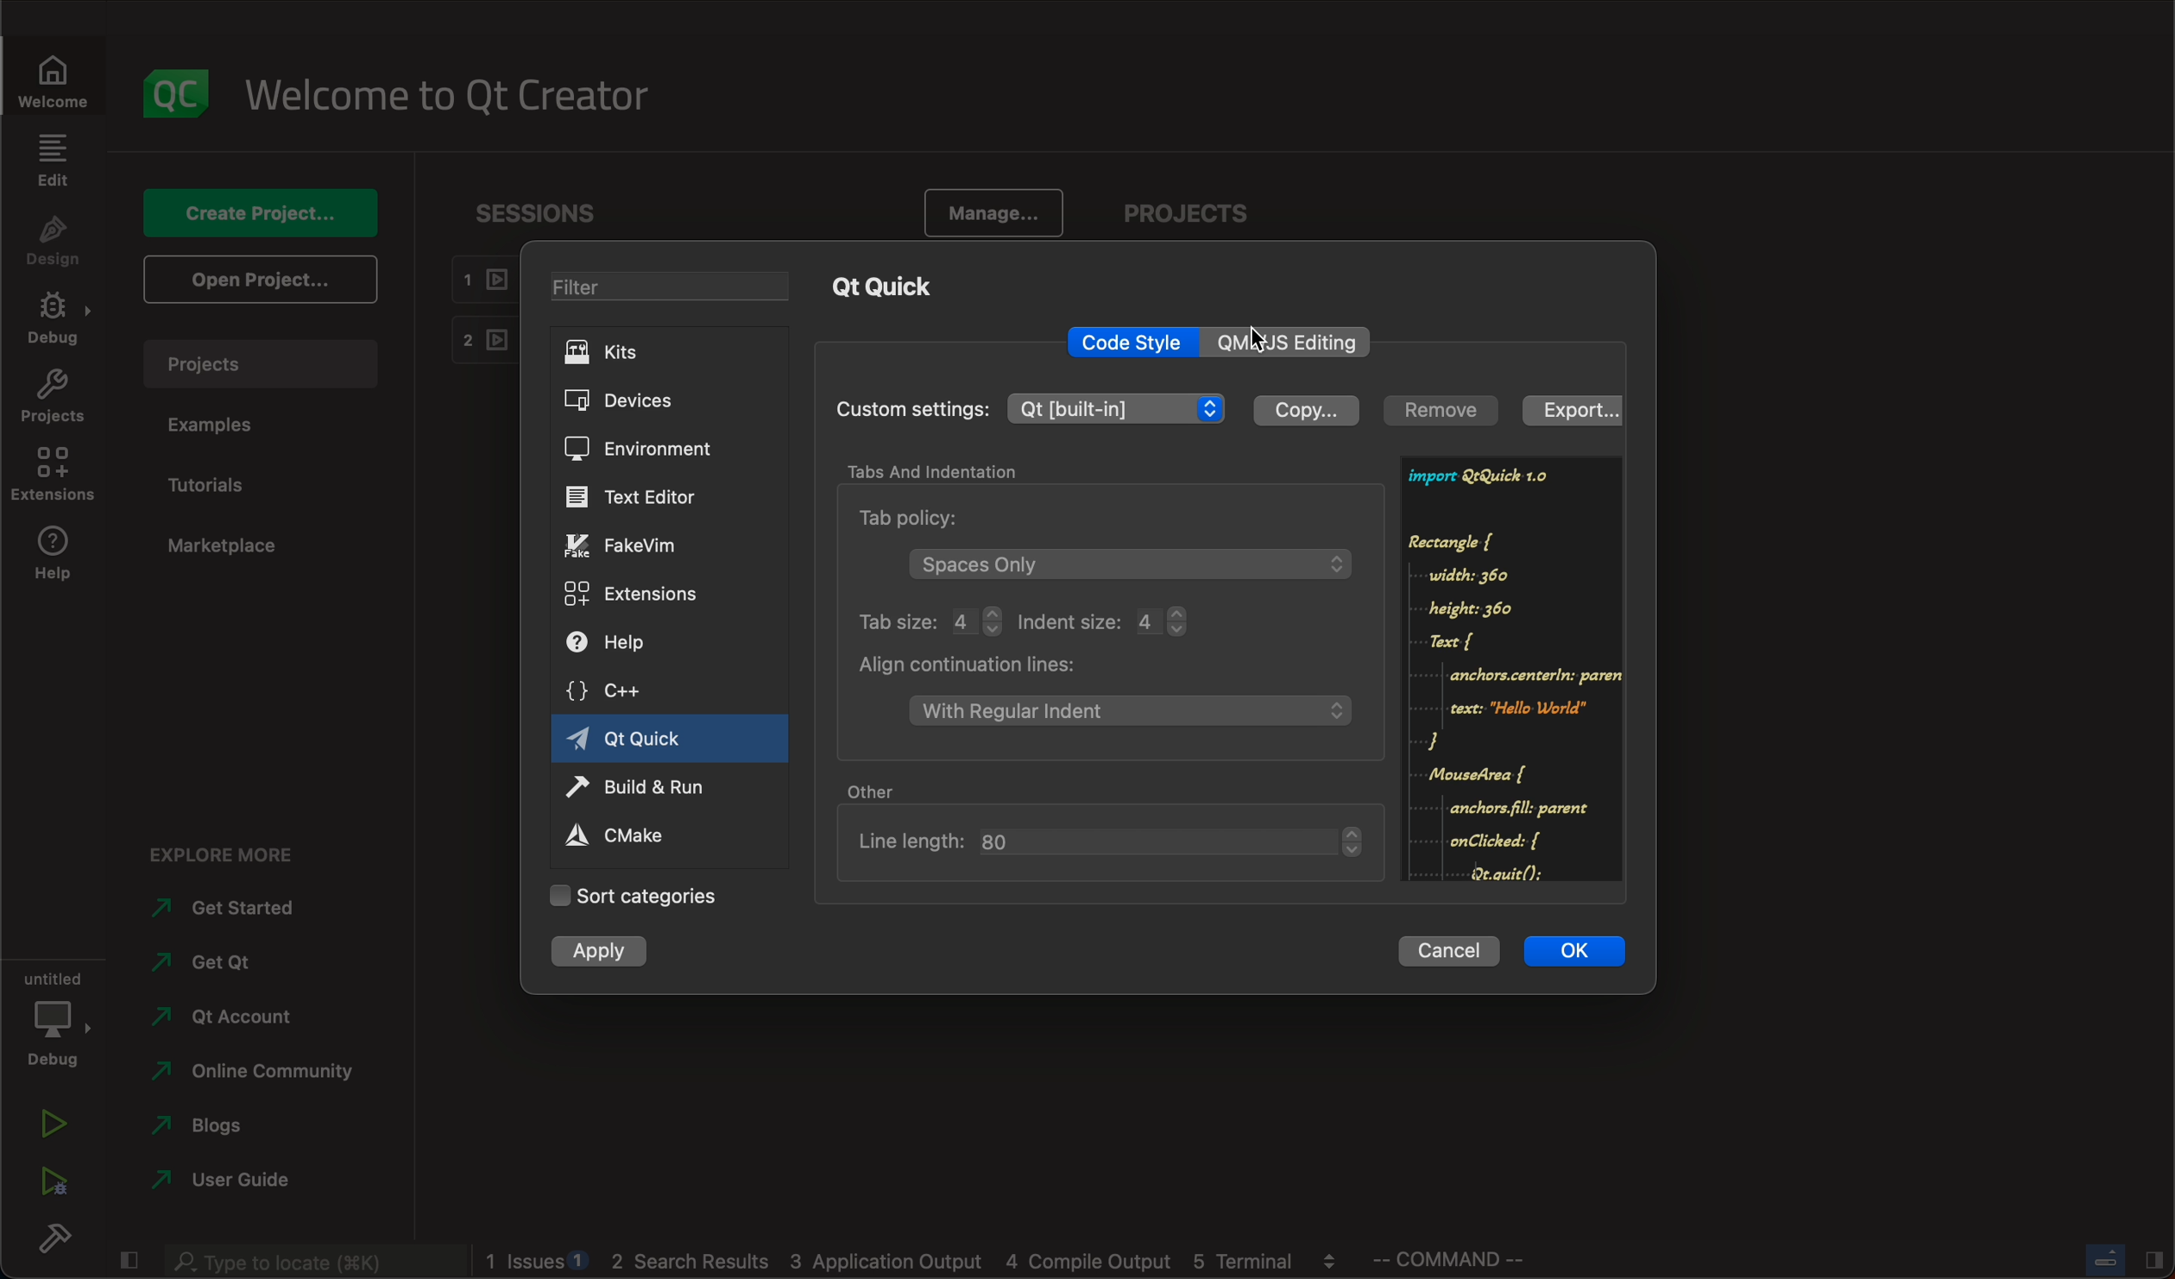 This screenshot has width=2175, height=1279. I want to click on debug, so click(55, 1015).